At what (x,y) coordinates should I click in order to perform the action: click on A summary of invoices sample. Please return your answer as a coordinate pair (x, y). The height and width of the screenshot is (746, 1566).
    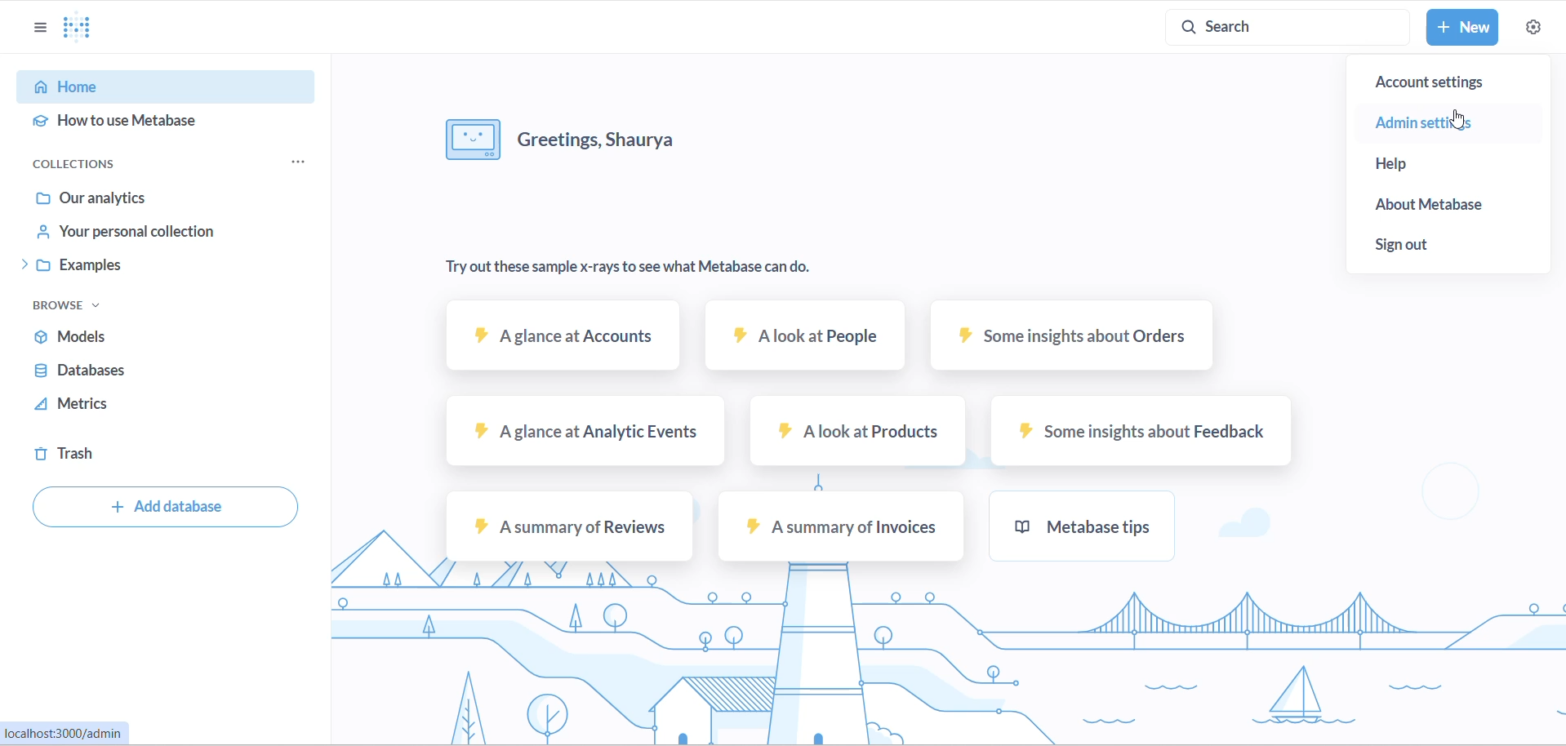
    Looking at the image, I should click on (840, 527).